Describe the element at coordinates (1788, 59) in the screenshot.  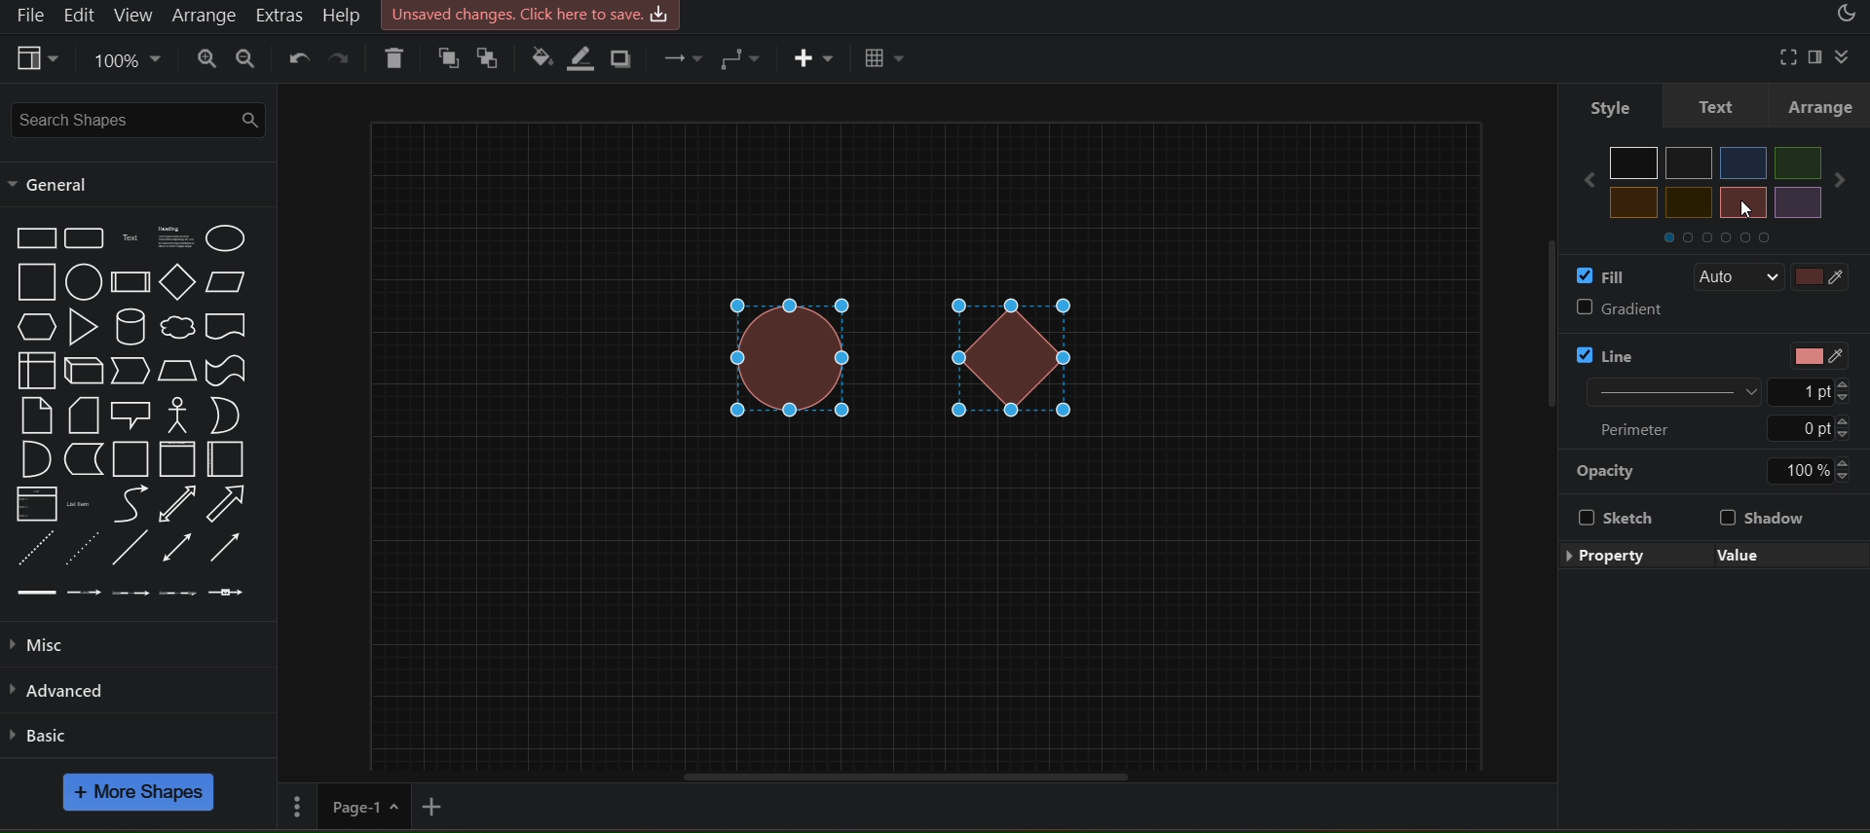
I see `fullscreen` at that location.